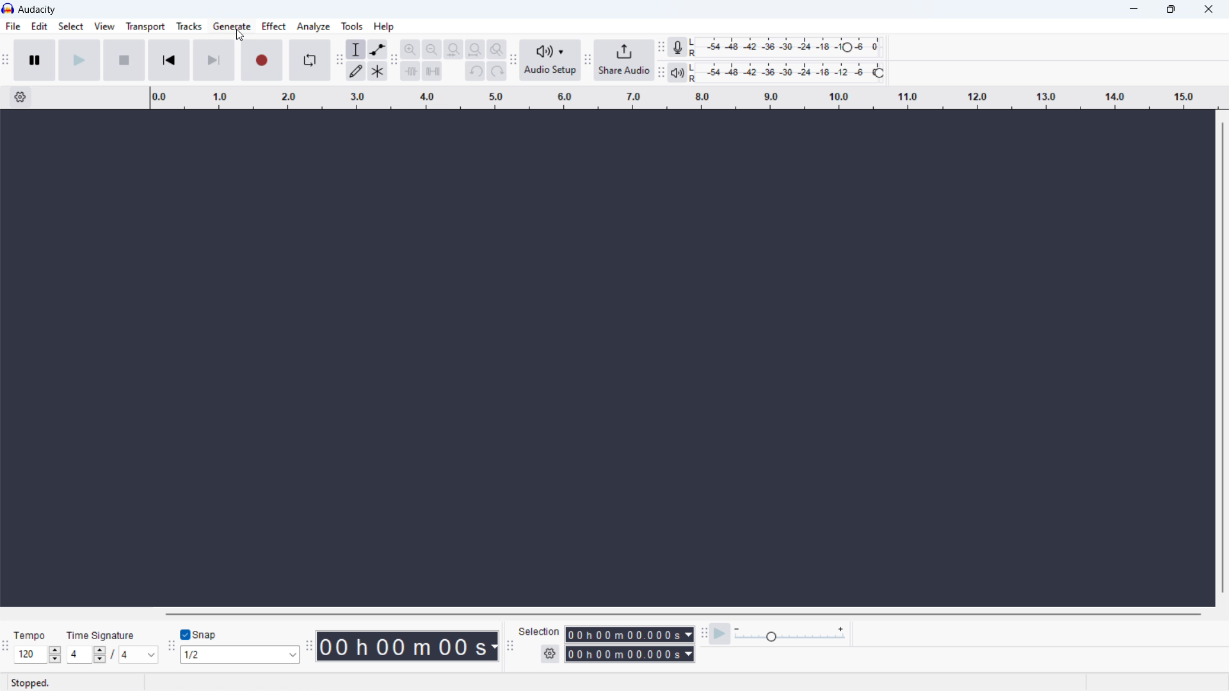 The height and width of the screenshot is (691, 1229). What do you see at coordinates (550, 60) in the screenshot?
I see `audio setup` at bounding box center [550, 60].